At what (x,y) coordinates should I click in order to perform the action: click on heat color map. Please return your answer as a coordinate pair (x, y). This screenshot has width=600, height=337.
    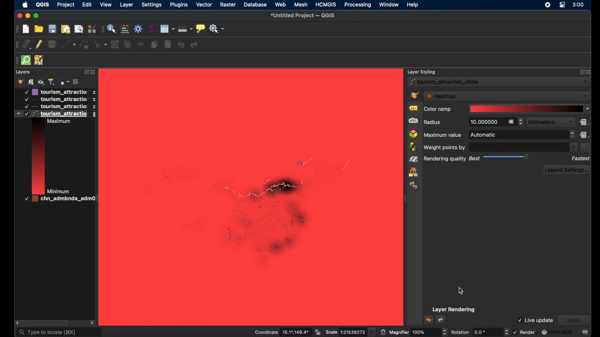
    Looking at the image, I should click on (256, 201).